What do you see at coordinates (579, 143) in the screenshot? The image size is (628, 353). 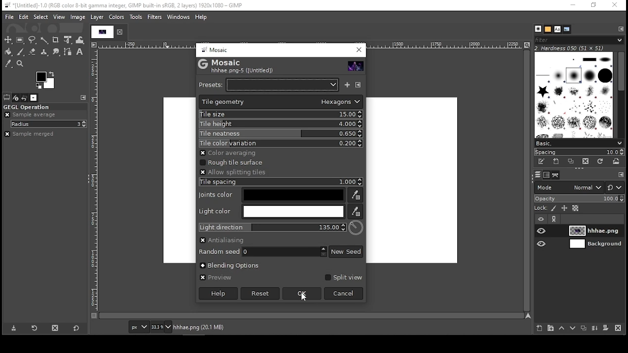 I see `select brush preset` at bounding box center [579, 143].